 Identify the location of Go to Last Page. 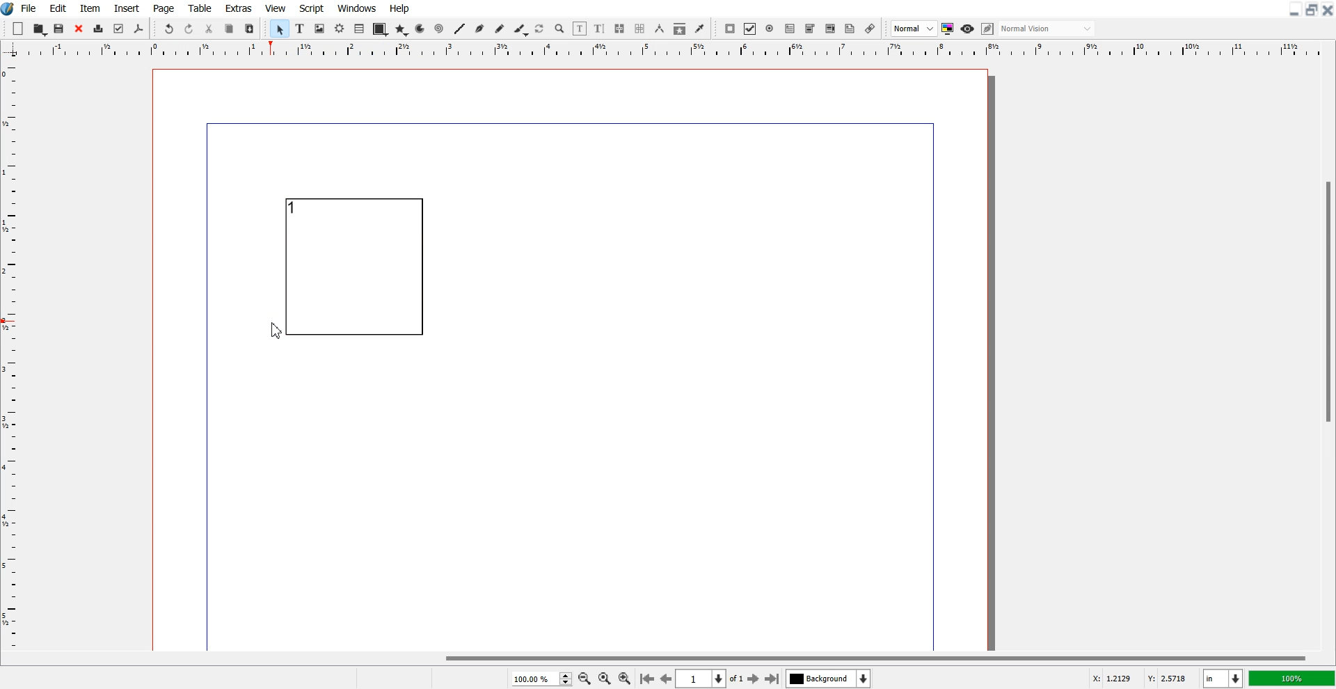
(772, 679).